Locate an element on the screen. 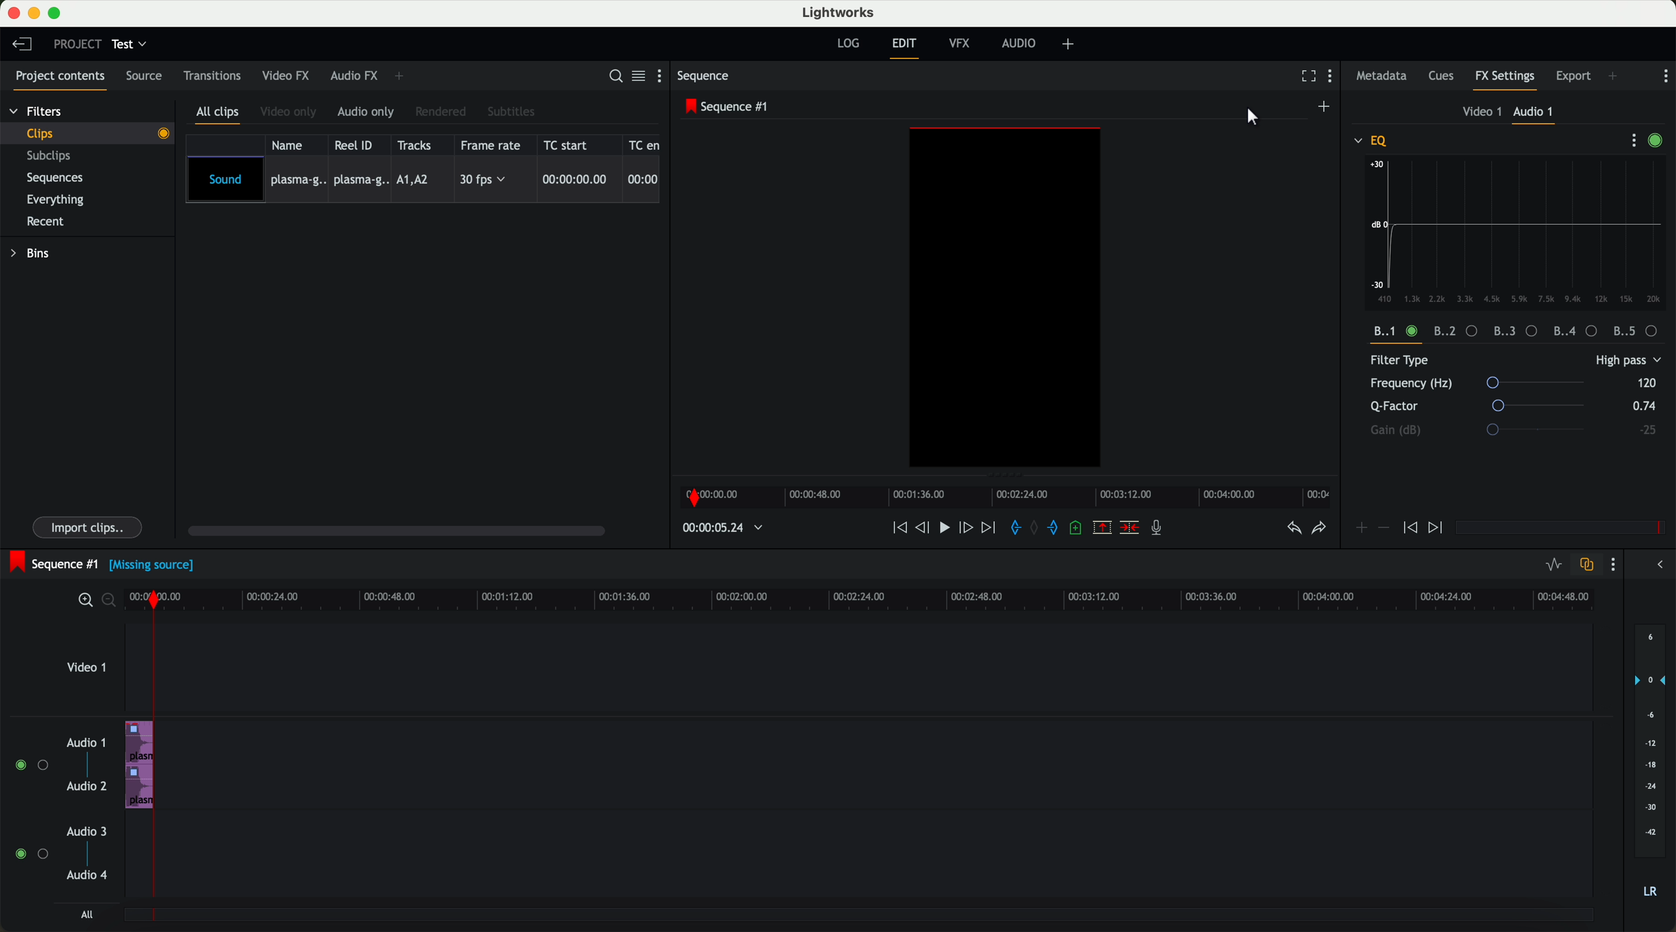  subclips is located at coordinates (52, 157).